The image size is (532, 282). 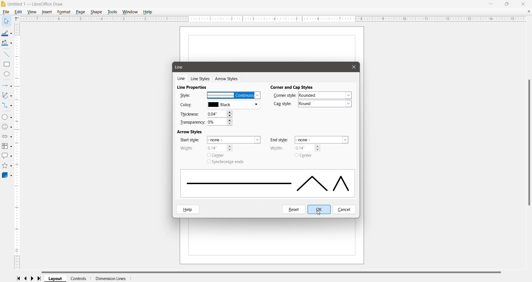 What do you see at coordinates (7, 33) in the screenshot?
I see `Line Color` at bounding box center [7, 33].